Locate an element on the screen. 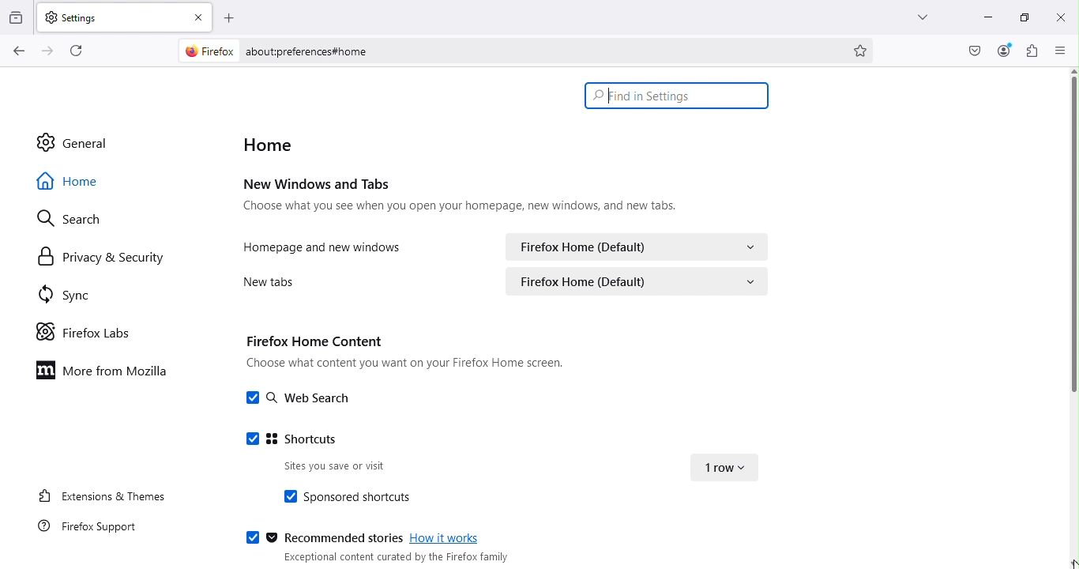  Sponsored shortcuts is located at coordinates (344, 497).